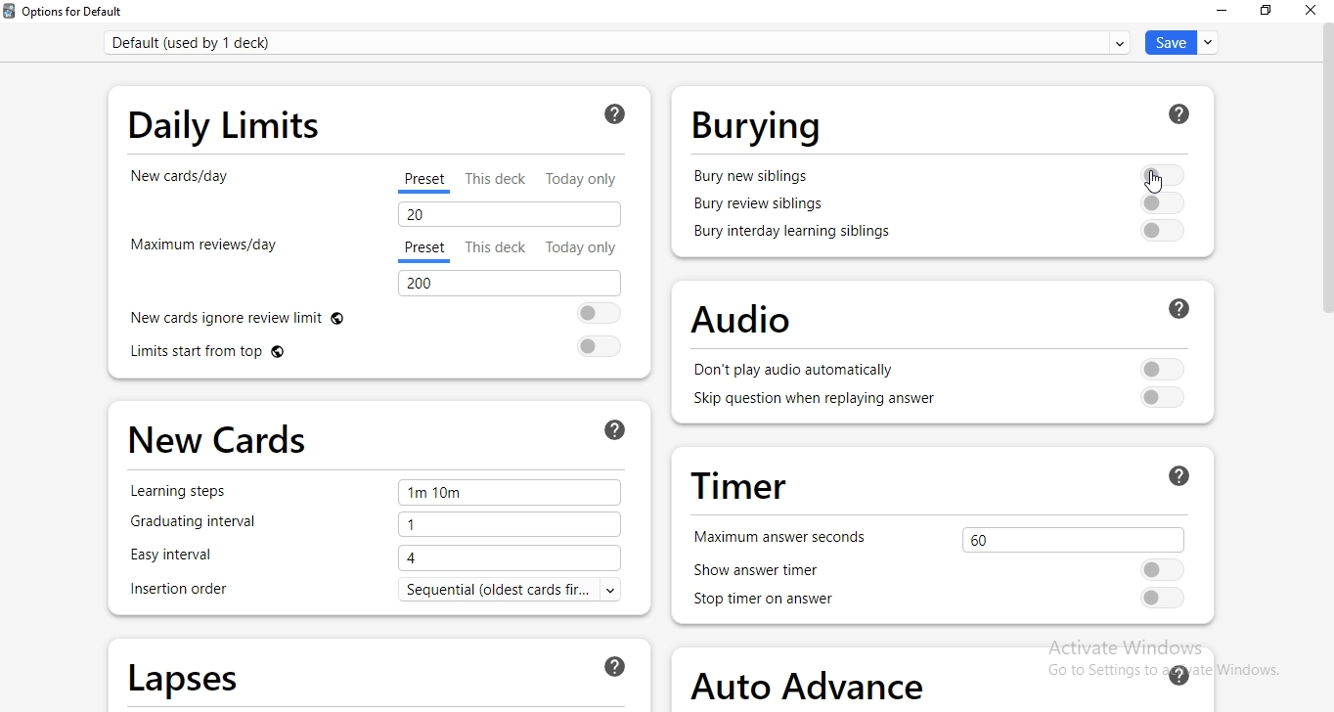 The image size is (1334, 712). What do you see at coordinates (230, 123) in the screenshot?
I see `daily limits` at bounding box center [230, 123].